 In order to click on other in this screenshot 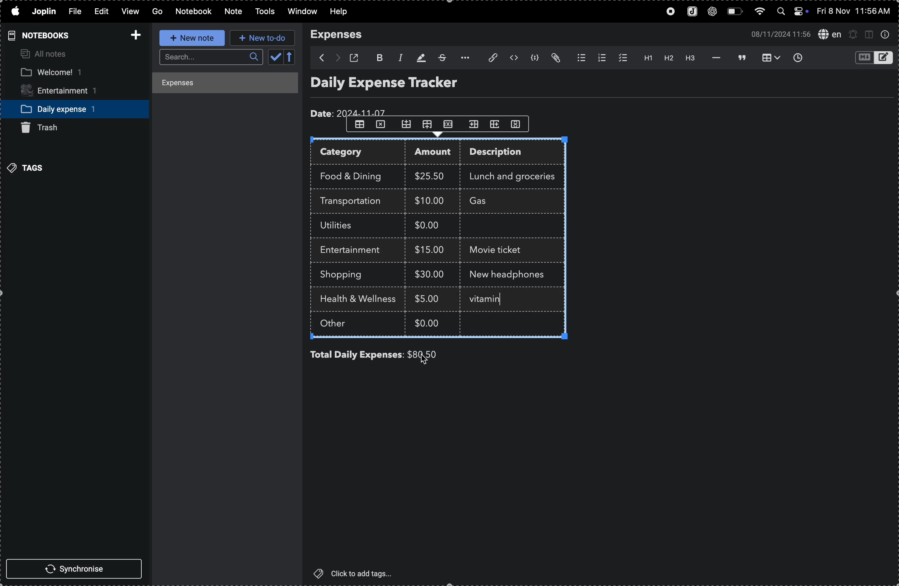, I will do `click(342, 325)`.